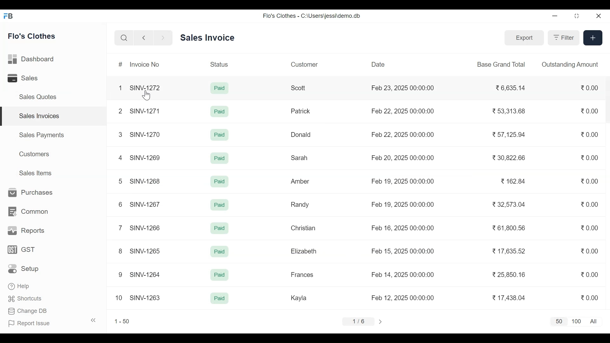 Image resolution: width=610 pixels, height=343 pixels. What do you see at coordinates (220, 158) in the screenshot?
I see `Paid` at bounding box center [220, 158].